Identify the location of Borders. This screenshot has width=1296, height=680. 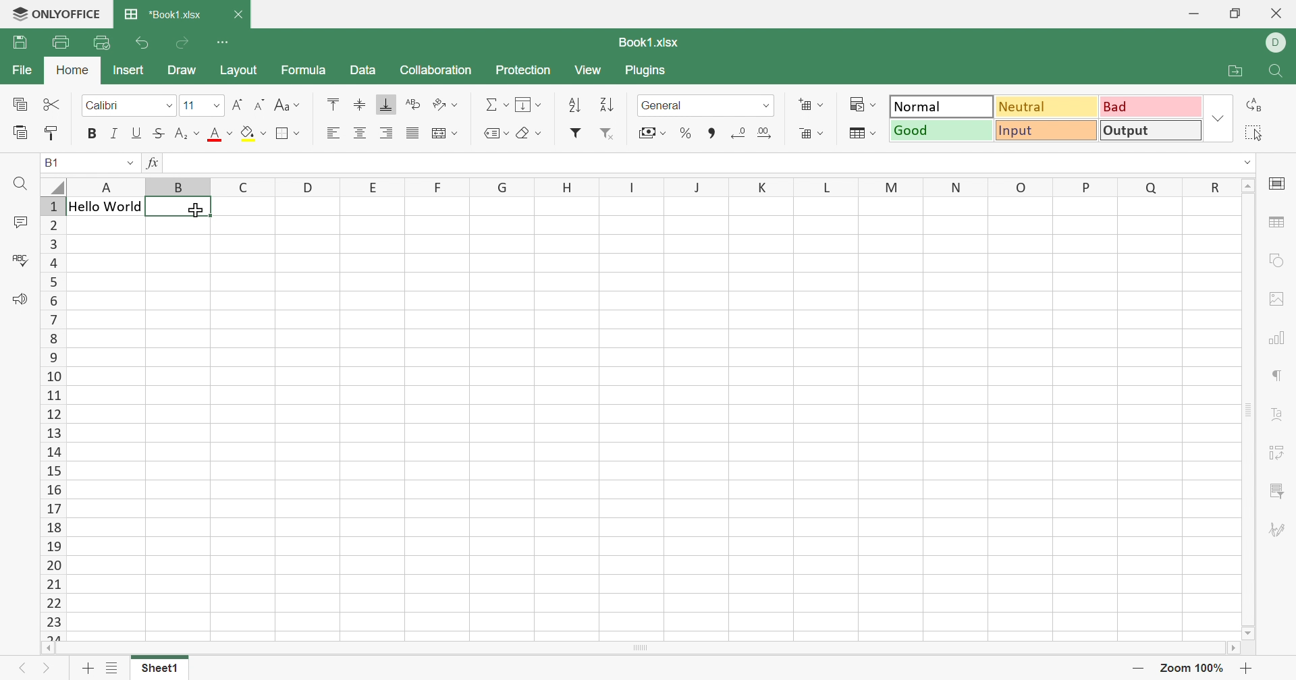
(288, 133).